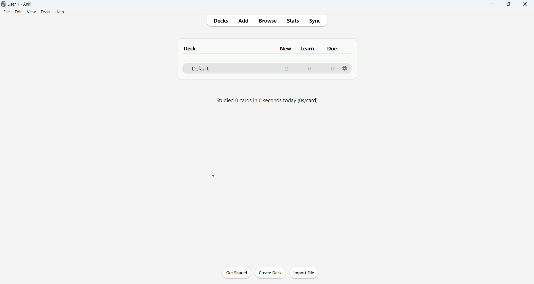 The image size is (534, 284). I want to click on close, so click(526, 4).